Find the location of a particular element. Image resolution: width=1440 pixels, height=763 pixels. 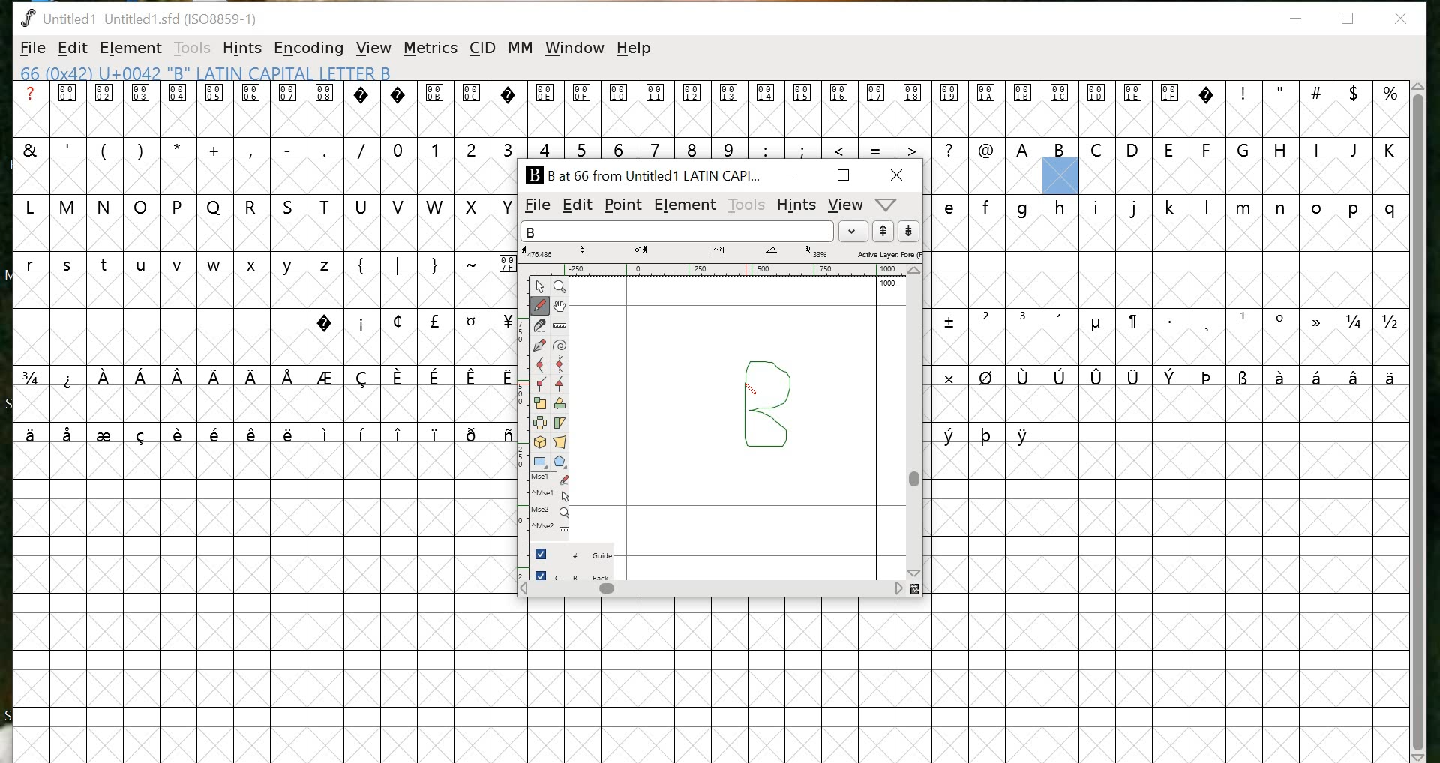

POINT is located at coordinates (622, 206).